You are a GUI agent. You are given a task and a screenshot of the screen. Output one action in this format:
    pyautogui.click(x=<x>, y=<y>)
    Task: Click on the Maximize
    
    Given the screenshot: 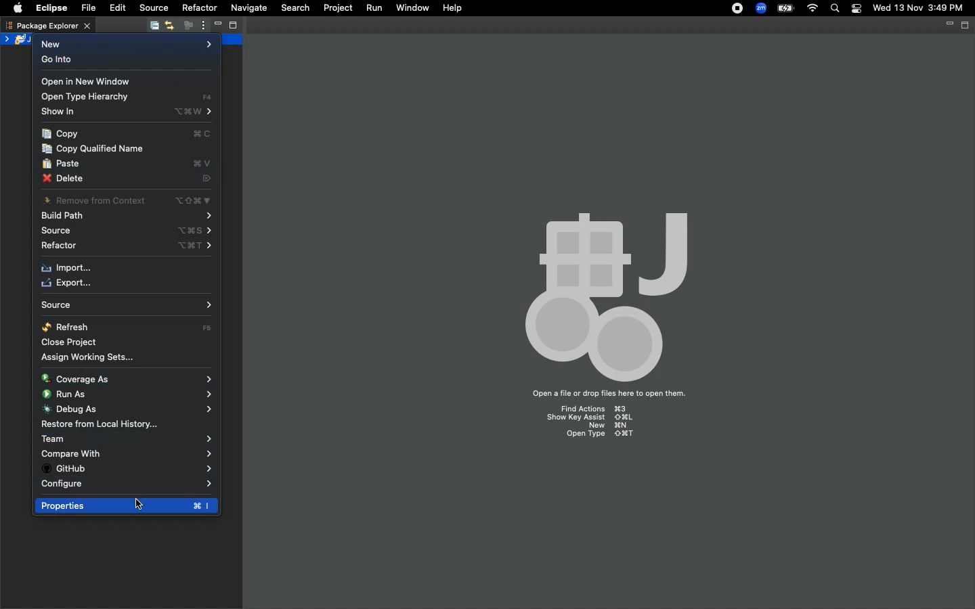 What is the action you would take?
    pyautogui.click(x=237, y=26)
    